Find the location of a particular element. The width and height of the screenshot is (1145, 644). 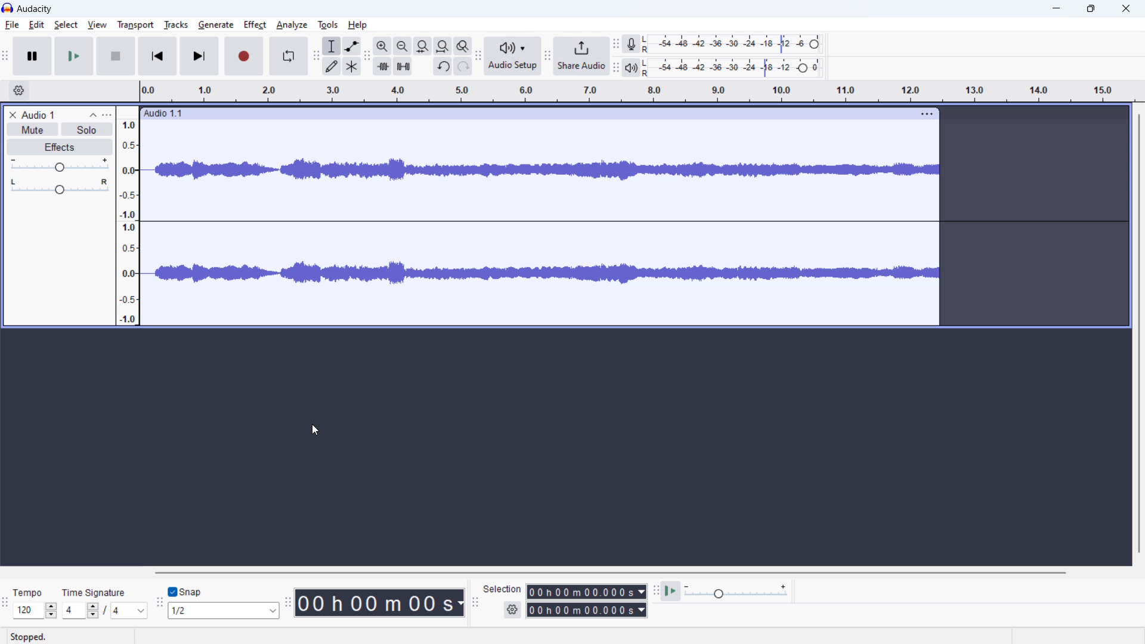

redo is located at coordinates (463, 66).